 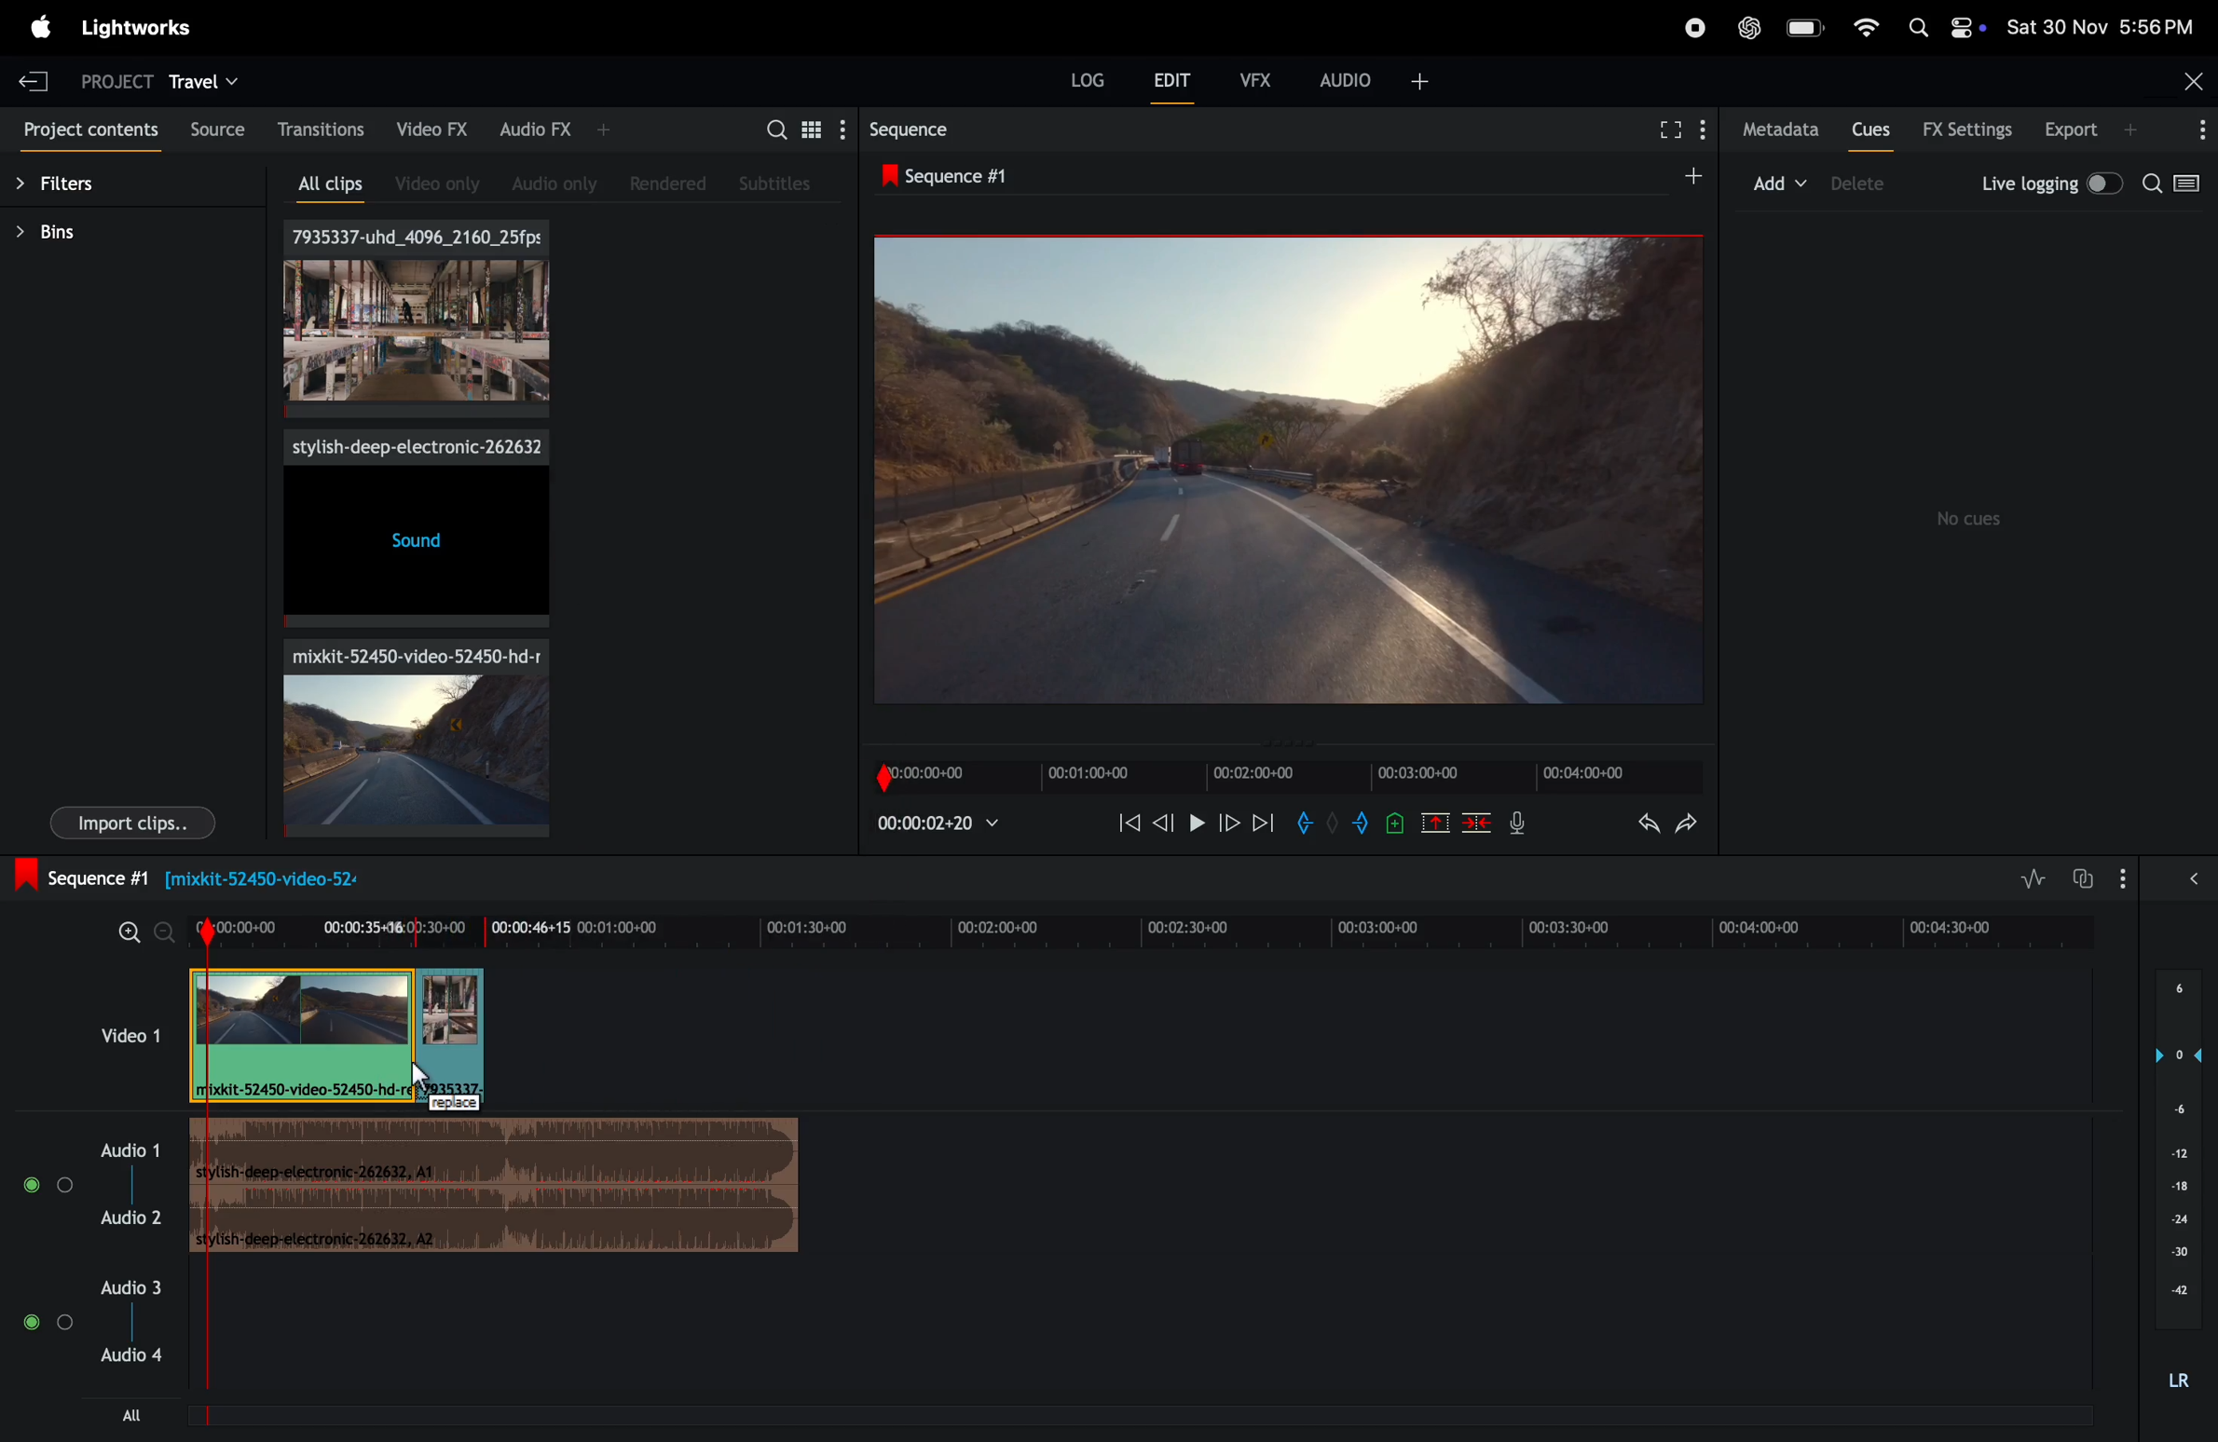 What do you see at coordinates (1679, 178) in the screenshot?
I see `add` at bounding box center [1679, 178].